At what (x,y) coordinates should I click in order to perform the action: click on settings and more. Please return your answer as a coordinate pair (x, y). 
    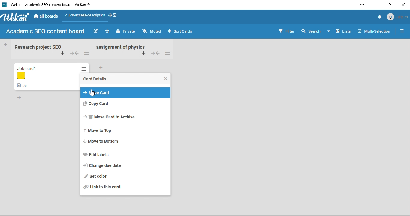
    Looking at the image, I should click on (362, 5).